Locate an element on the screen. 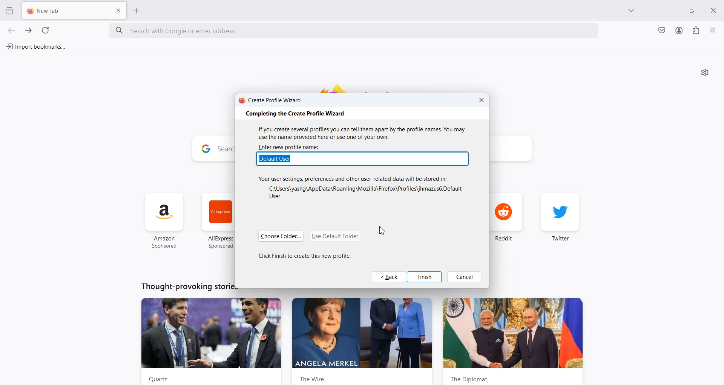 This screenshot has width=724, height=385. Account is located at coordinates (679, 30).